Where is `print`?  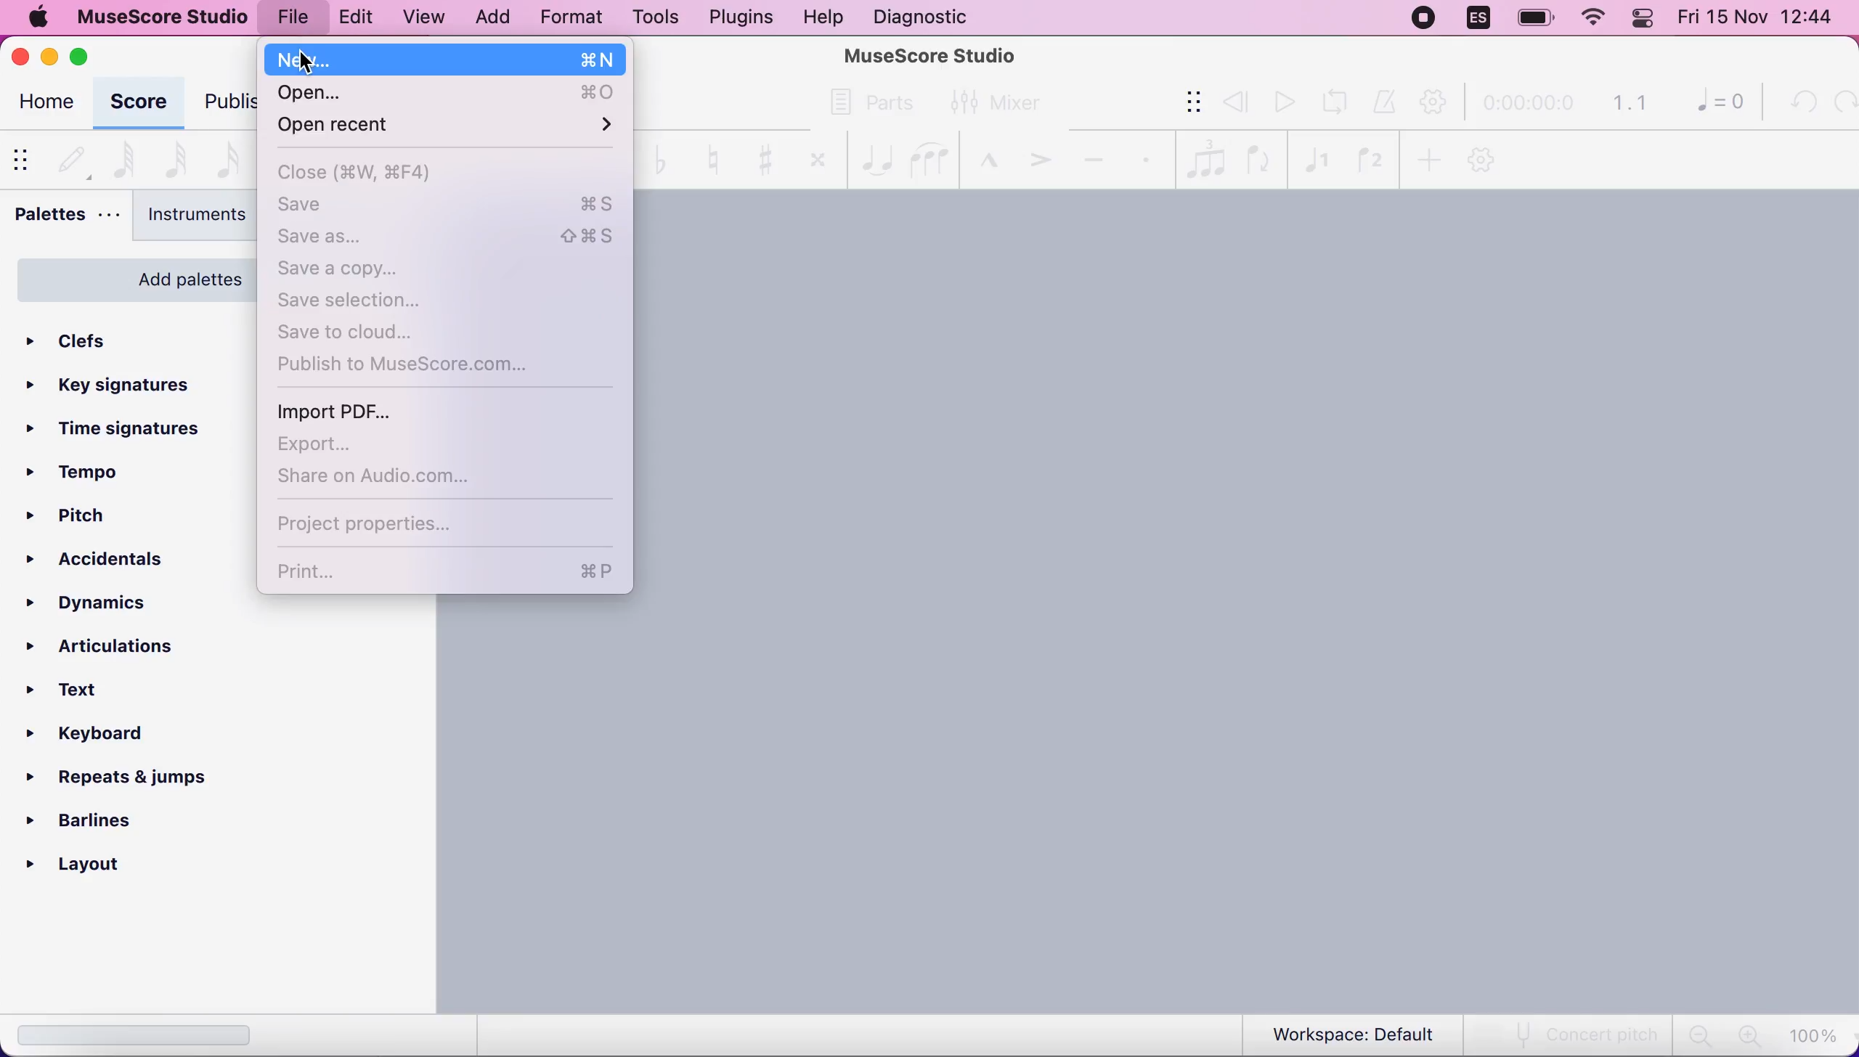
print is located at coordinates (447, 568).